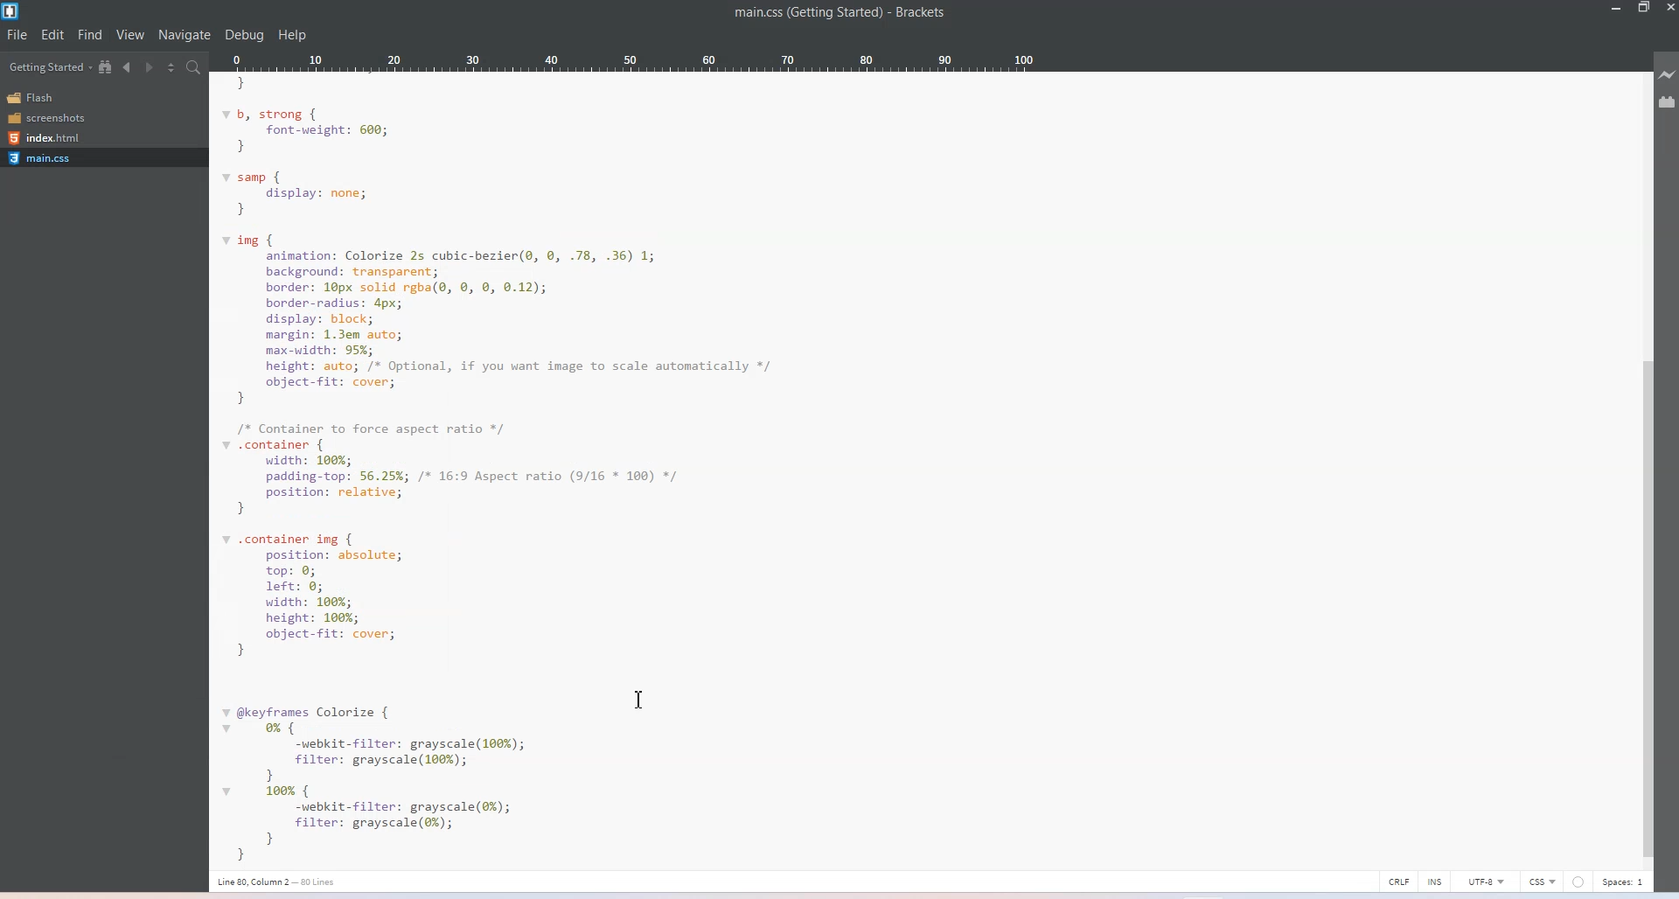 The width and height of the screenshot is (1679, 899). I want to click on line number, so click(278, 883).